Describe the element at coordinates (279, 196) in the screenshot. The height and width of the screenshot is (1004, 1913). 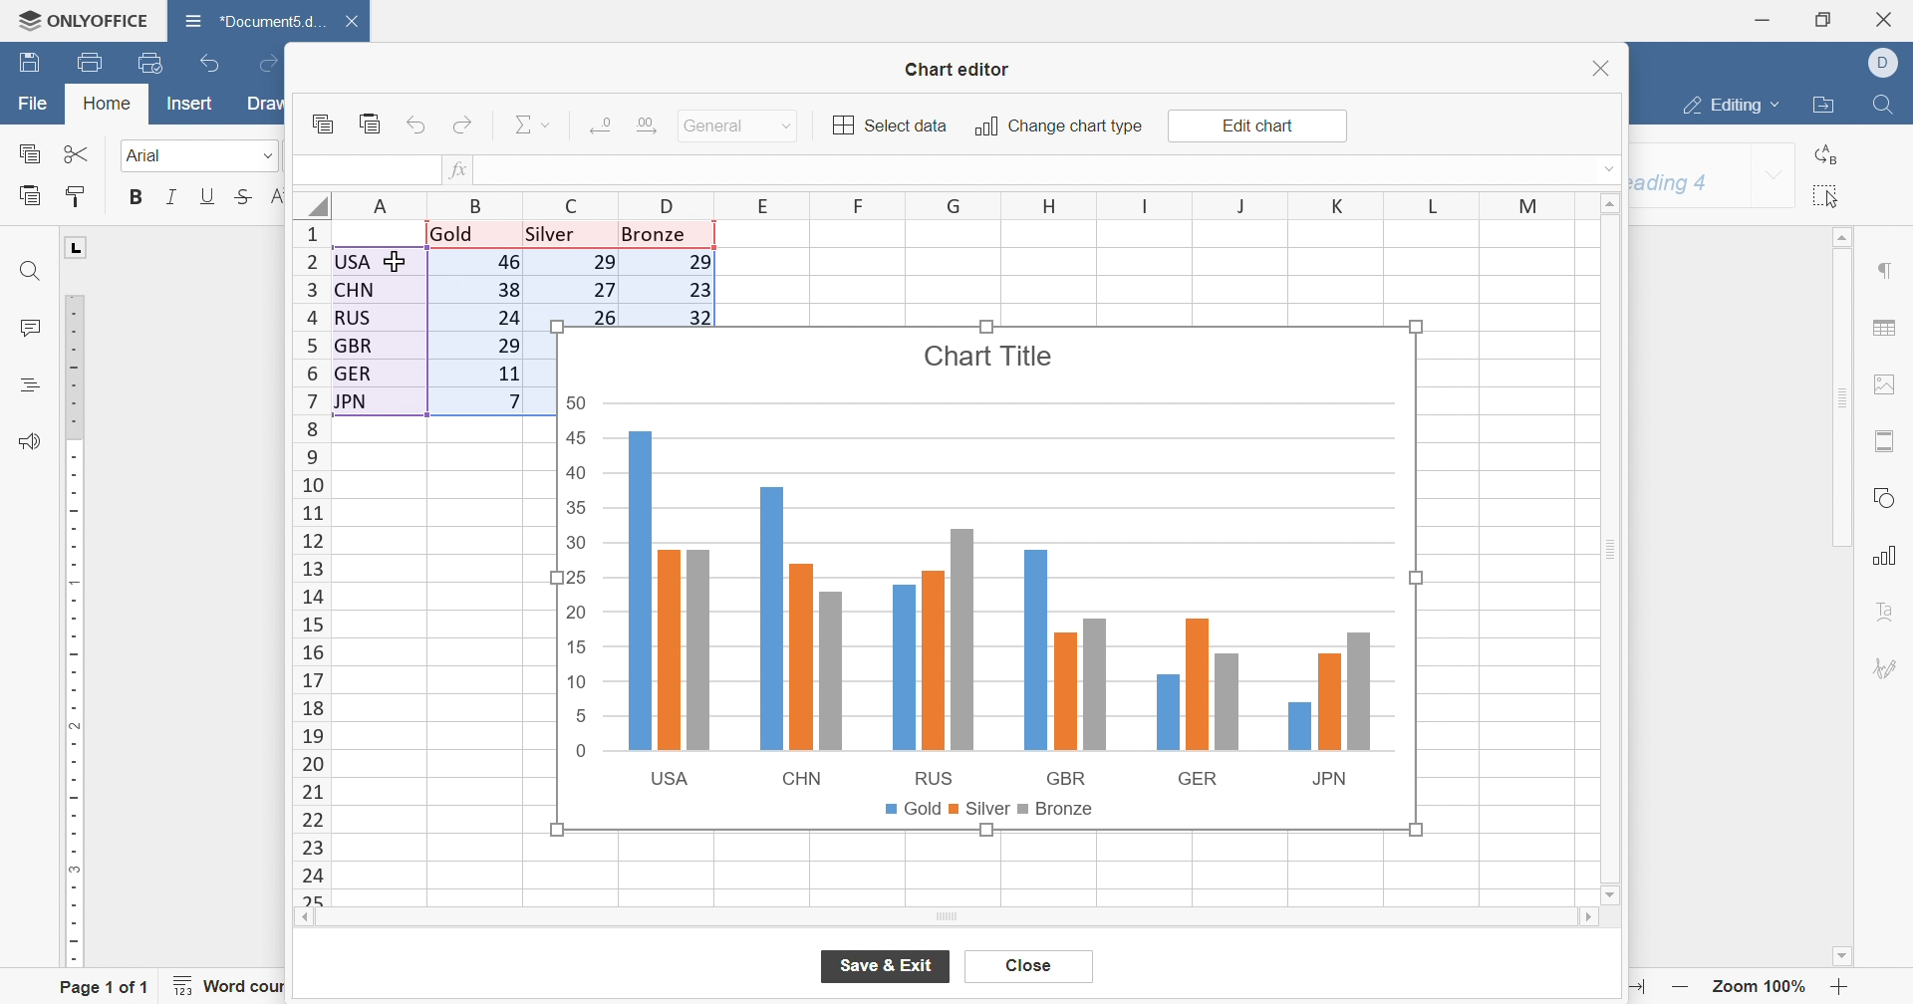
I see `superscript` at that location.